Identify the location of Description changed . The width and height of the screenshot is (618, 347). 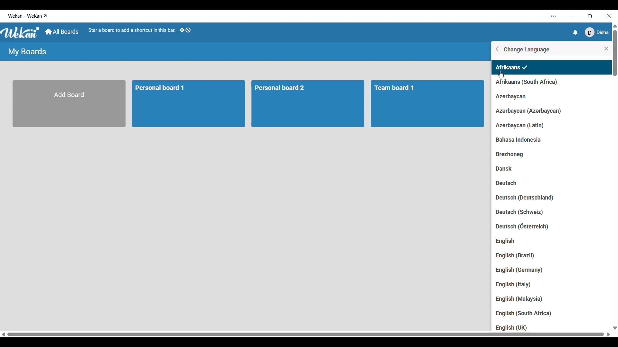
(132, 30).